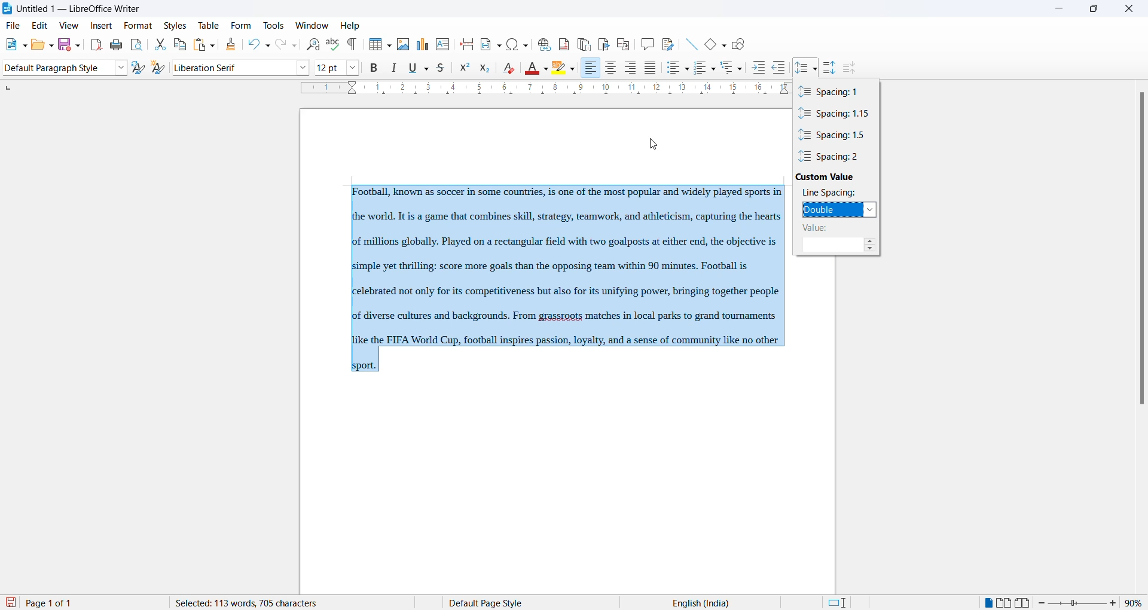 This screenshot has width=1148, height=610. What do you see at coordinates (835, 91) in the screenshot?
I see `spacing value 1` at bounding box center [835, 91].